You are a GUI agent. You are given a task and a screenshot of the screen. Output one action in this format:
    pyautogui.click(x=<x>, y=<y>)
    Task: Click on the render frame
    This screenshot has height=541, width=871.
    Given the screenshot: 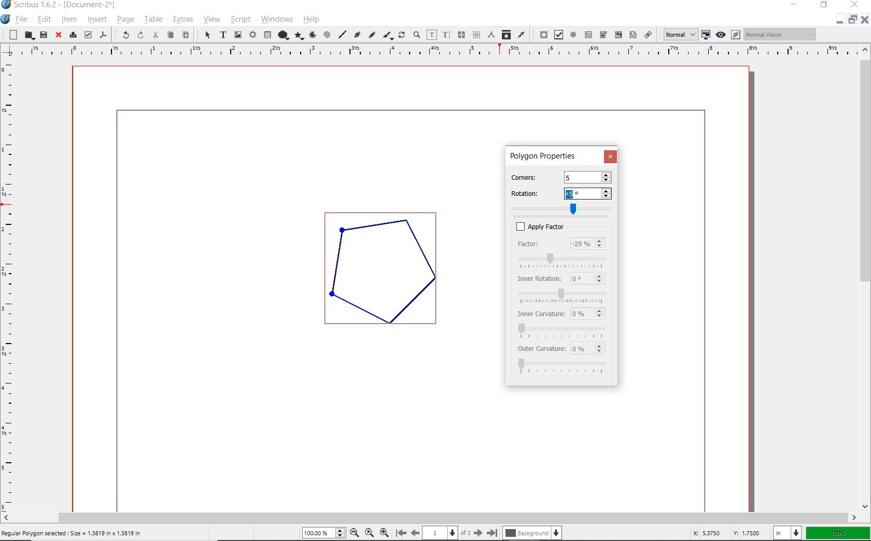 What is the action you would take?
    pyautogui.click(x=252, y=34)
    